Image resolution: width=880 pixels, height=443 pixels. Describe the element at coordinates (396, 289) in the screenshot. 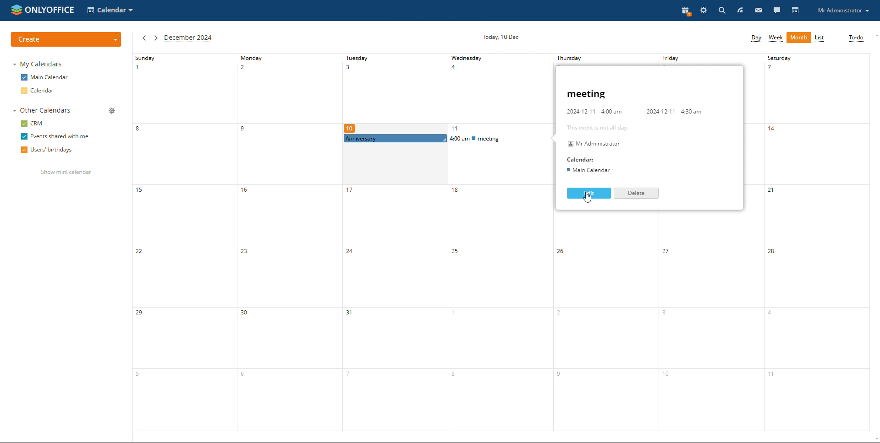

I see `tuesday` at that location.